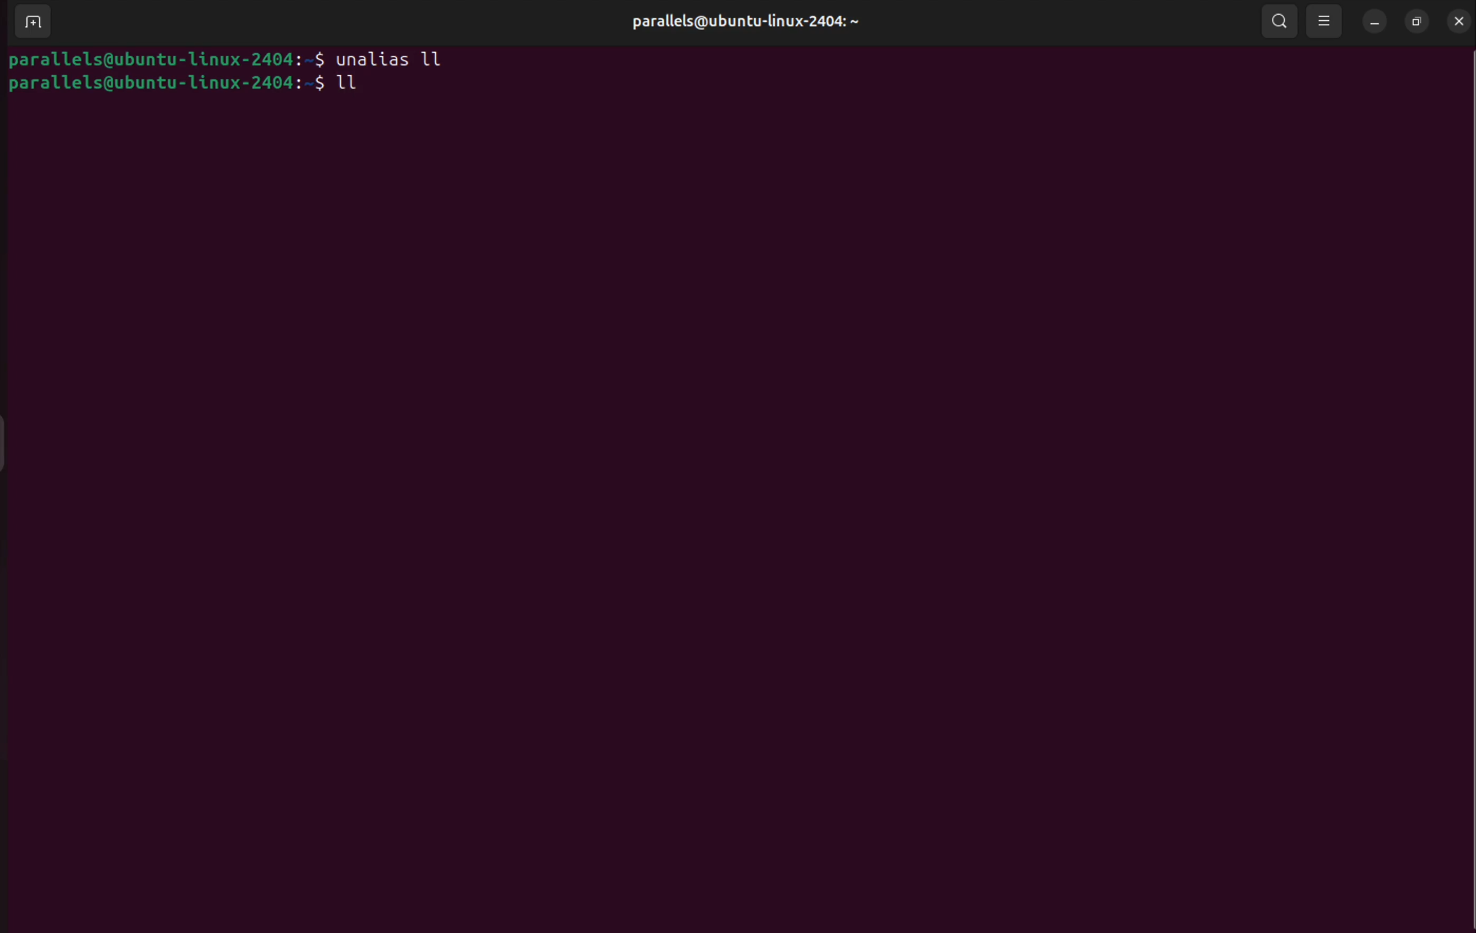 This screenshot has height=933, width=1476. What do you see at coordinates (347, 82) in the screenshot?
I see `ll` at bounding box center [347, 82].